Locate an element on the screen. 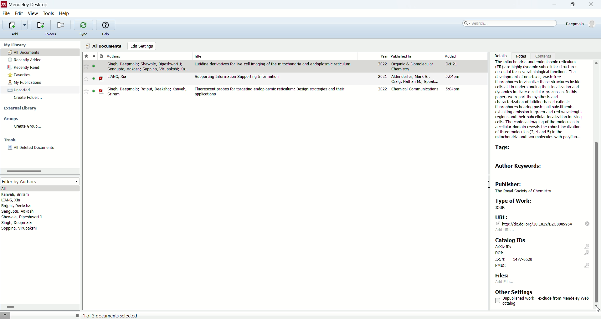 Image resolution: width=601 pixels, height=319 pixels. sorted is located at coordinates (19, 90).